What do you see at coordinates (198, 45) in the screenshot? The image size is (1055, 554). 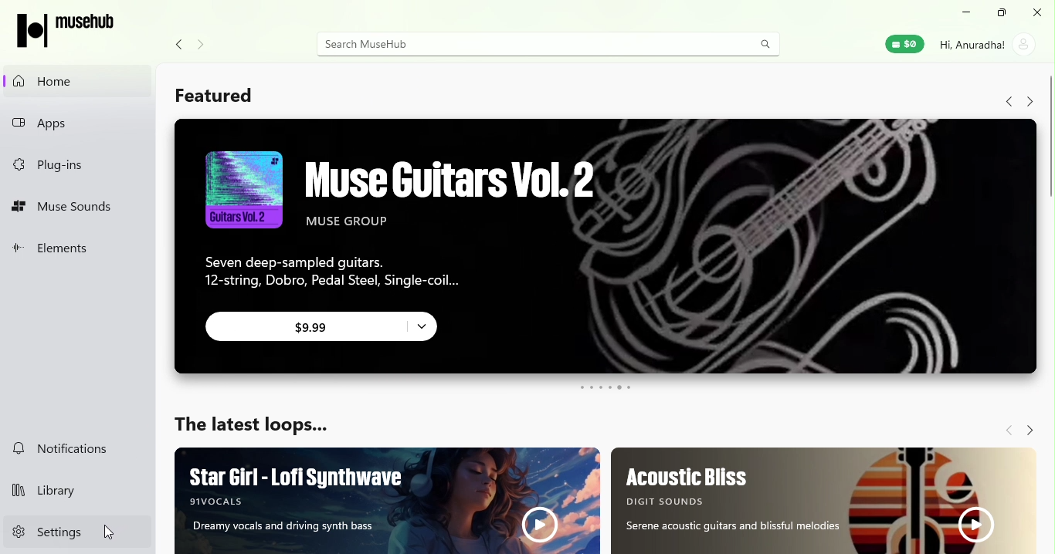 I see `Navigate forward` at bounding box center [198, 45].